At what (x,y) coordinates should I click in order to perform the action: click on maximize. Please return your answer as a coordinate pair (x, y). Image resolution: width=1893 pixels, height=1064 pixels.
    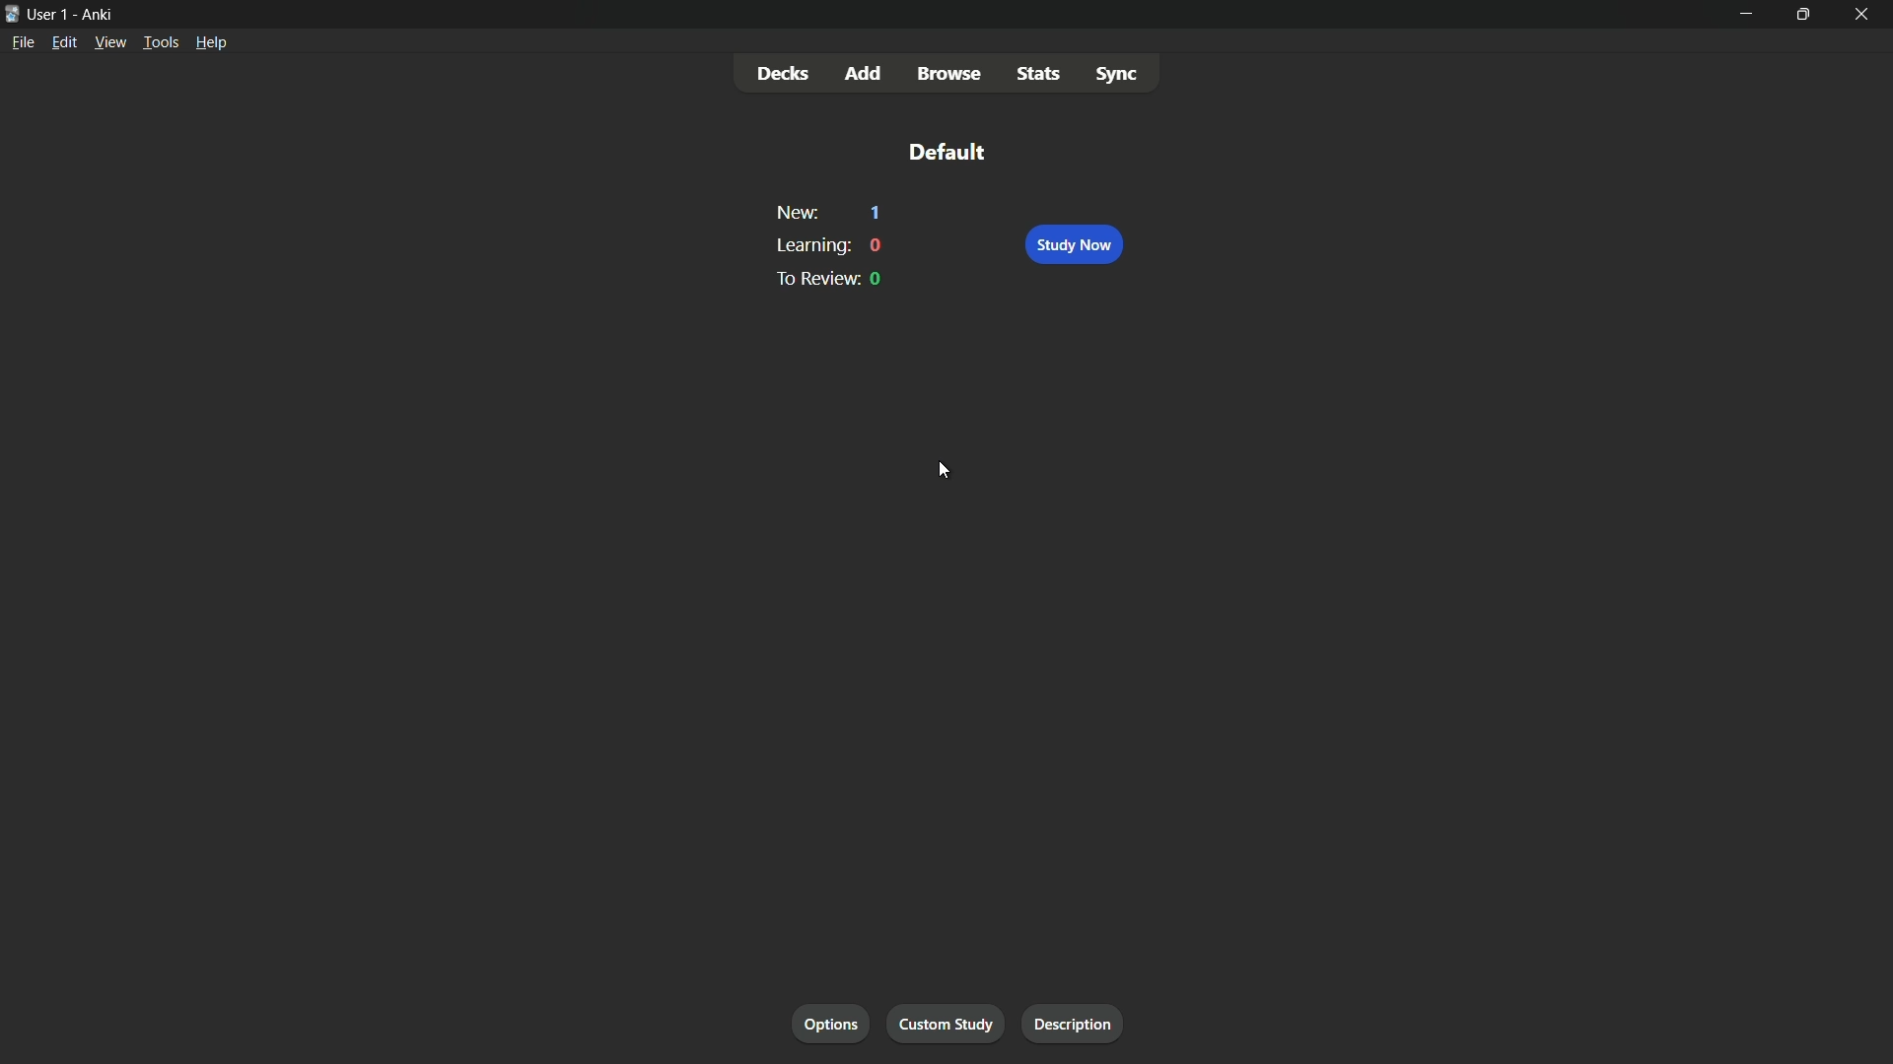
    Looking at the image, I should click on (1803, 15).